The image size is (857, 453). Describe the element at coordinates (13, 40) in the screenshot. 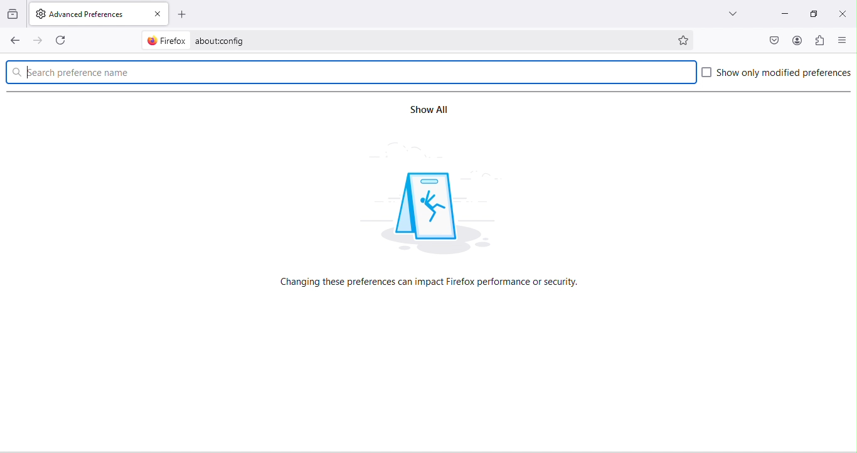

I see `back` at that location.